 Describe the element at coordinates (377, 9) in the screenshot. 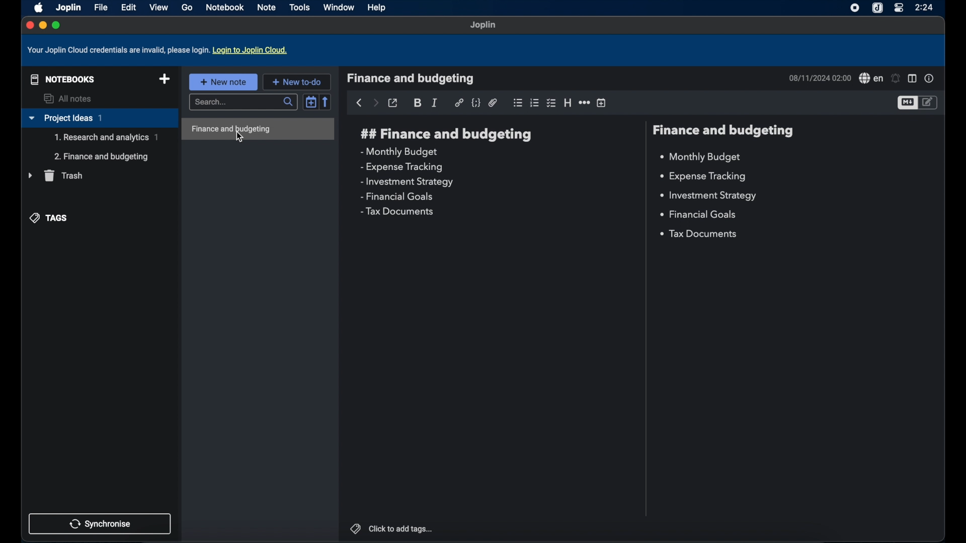

I see `help` at that location.